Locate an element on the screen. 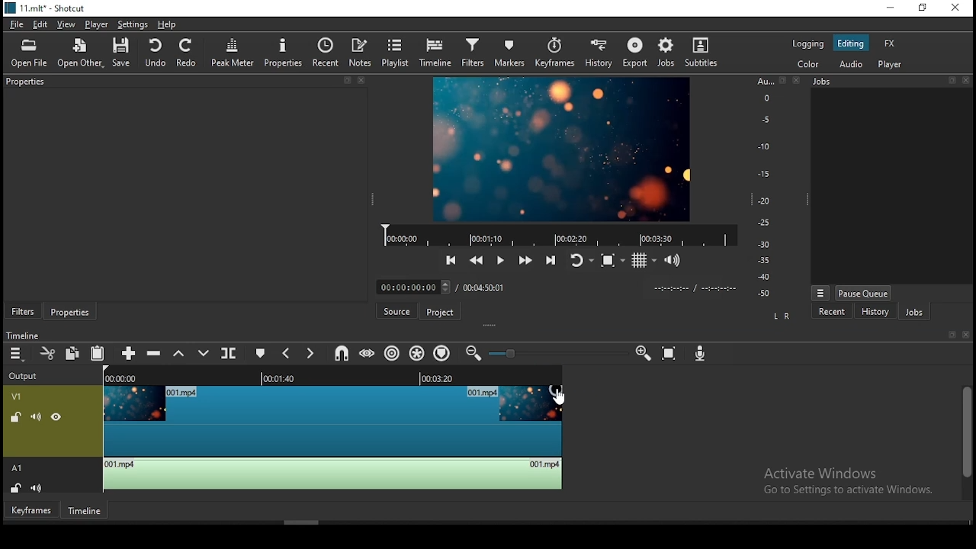  pause queue is located at coordinates (864, 291).